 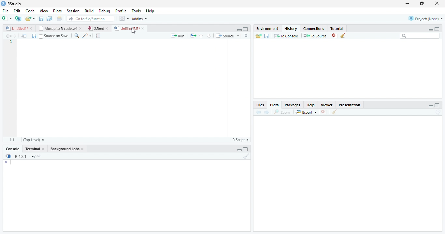 What do you see at coordinates (239, 150) in the screenshot?
I see `Minimize` at bounding box center [239, 150].